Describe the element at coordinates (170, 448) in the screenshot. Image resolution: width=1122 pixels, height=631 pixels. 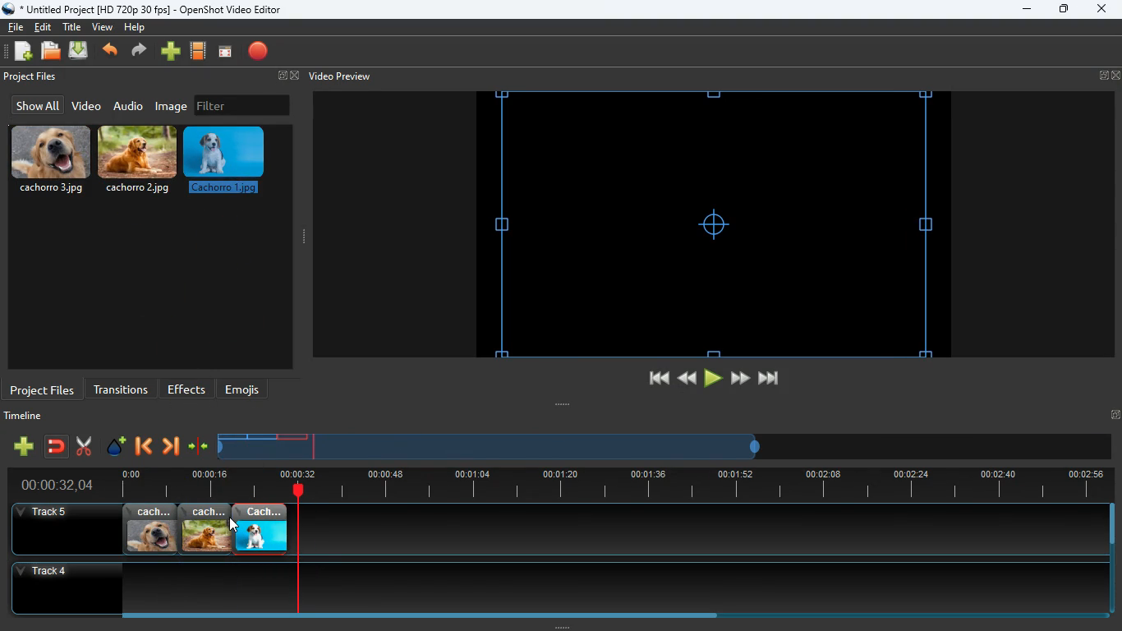
I see `forward` at that location.